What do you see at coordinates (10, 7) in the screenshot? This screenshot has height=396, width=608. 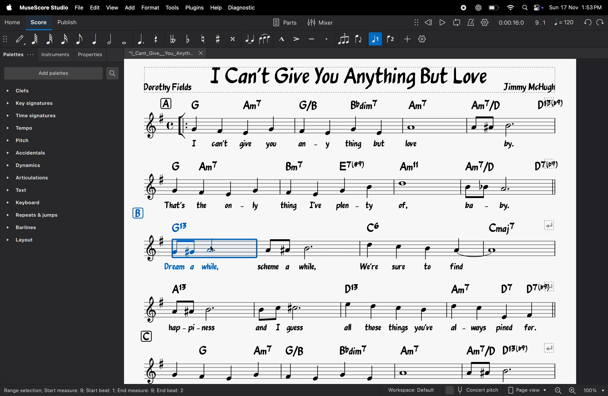 I see `Apple menu` at bounding box center [10, 7].